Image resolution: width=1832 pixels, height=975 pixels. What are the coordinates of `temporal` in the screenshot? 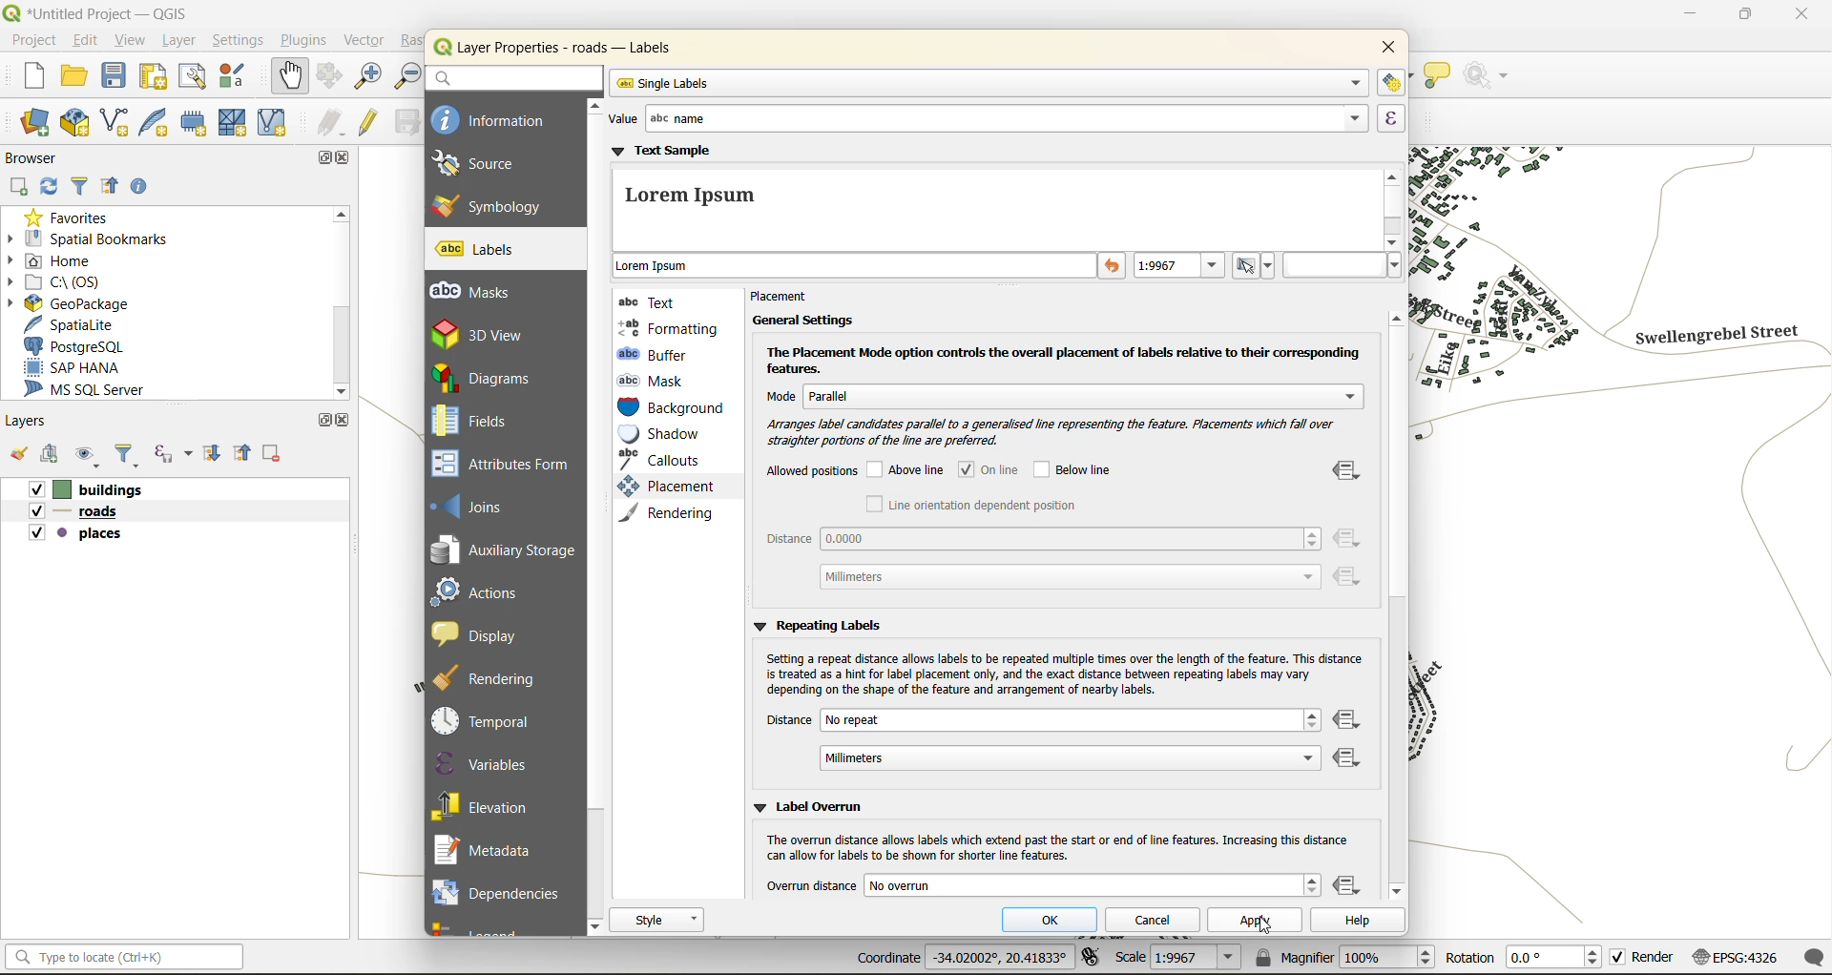 It's located at (488, 721).